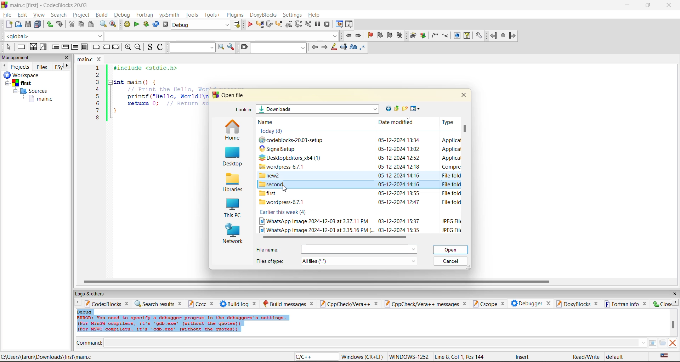 The width and height of the screenshot is (680, 362). Describe the element at coordinates (398, 140) in the screenshot. I see `date and time` at that location.